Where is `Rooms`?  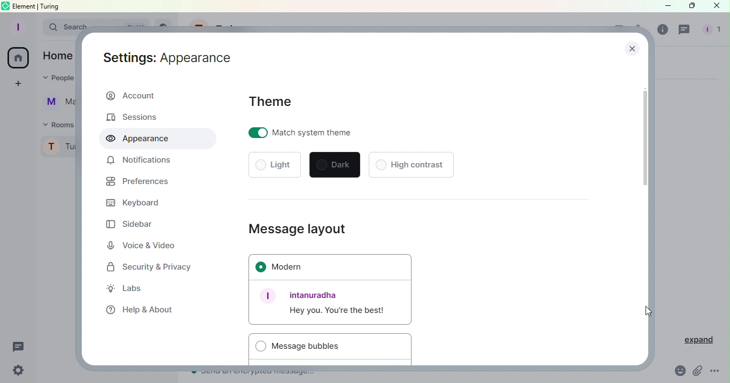
Rooms is located at coordinates (60, 125).